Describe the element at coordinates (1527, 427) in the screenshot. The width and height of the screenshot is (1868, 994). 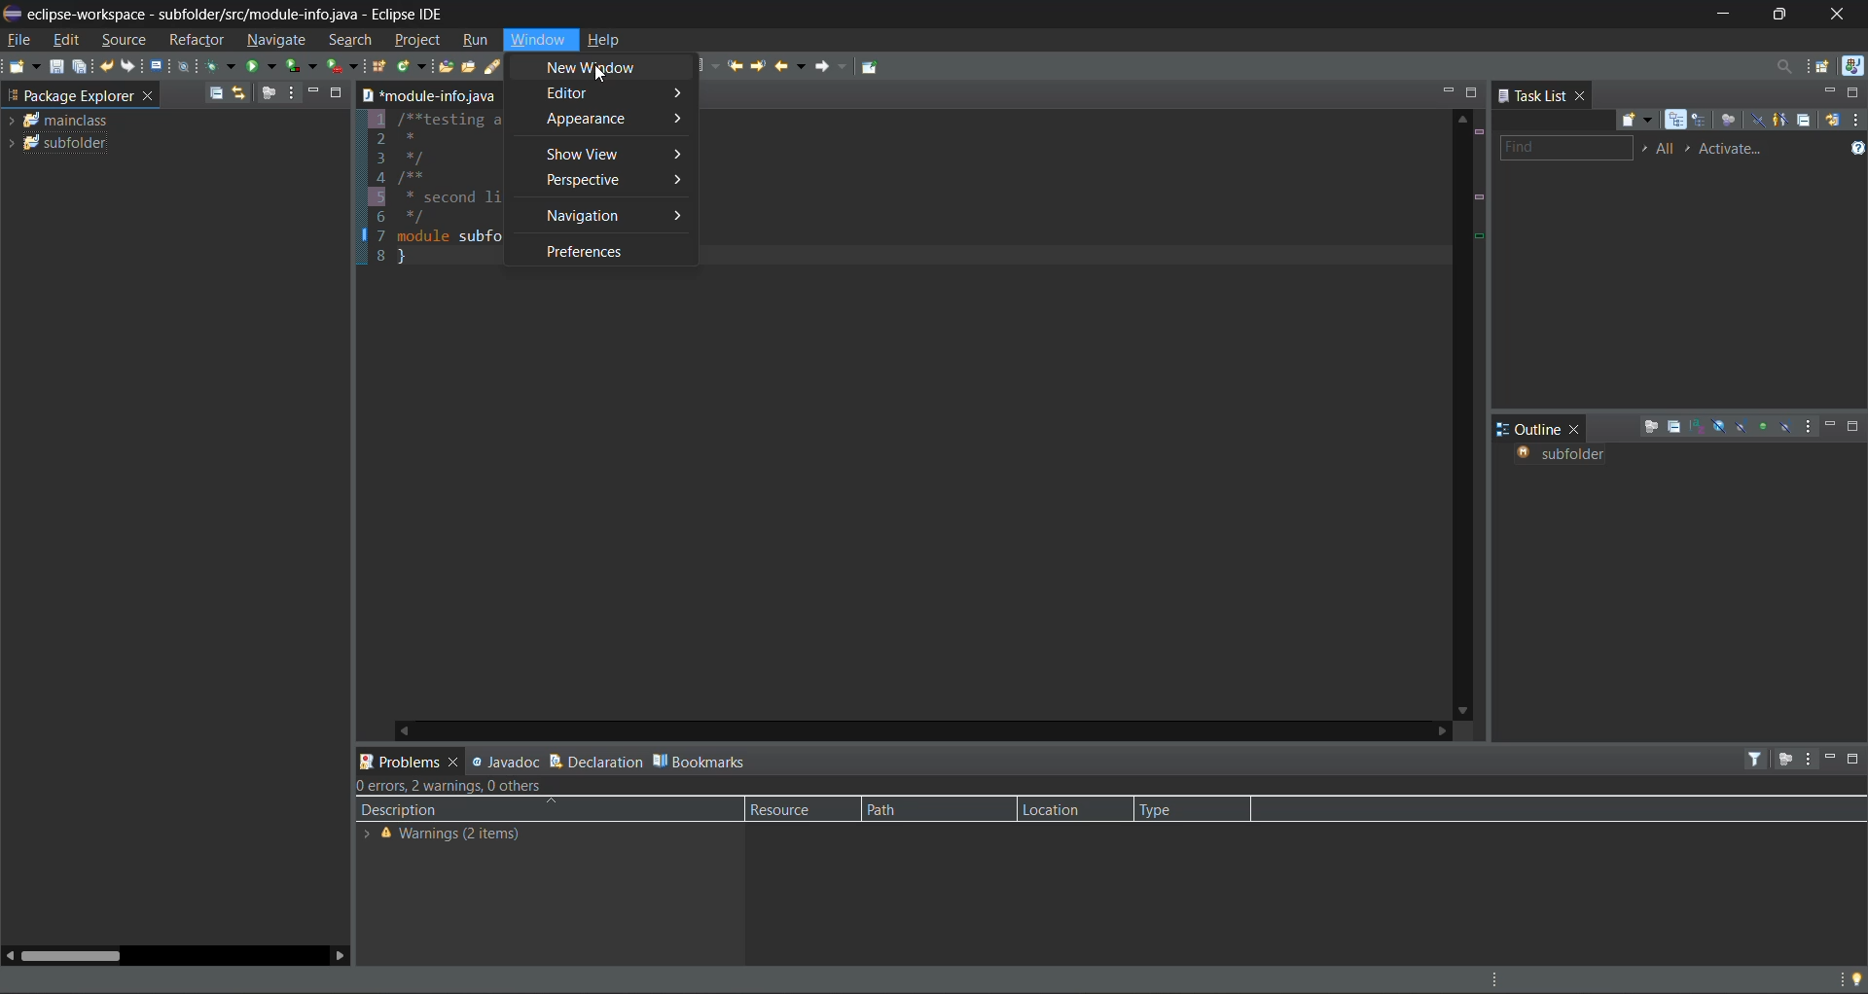
I see `outline` at that location.